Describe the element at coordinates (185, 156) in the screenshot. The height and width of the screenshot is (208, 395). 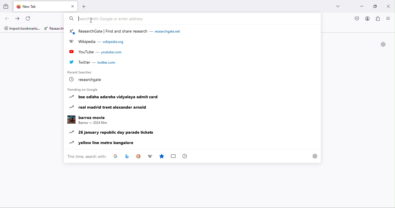
I see `time` at that location.